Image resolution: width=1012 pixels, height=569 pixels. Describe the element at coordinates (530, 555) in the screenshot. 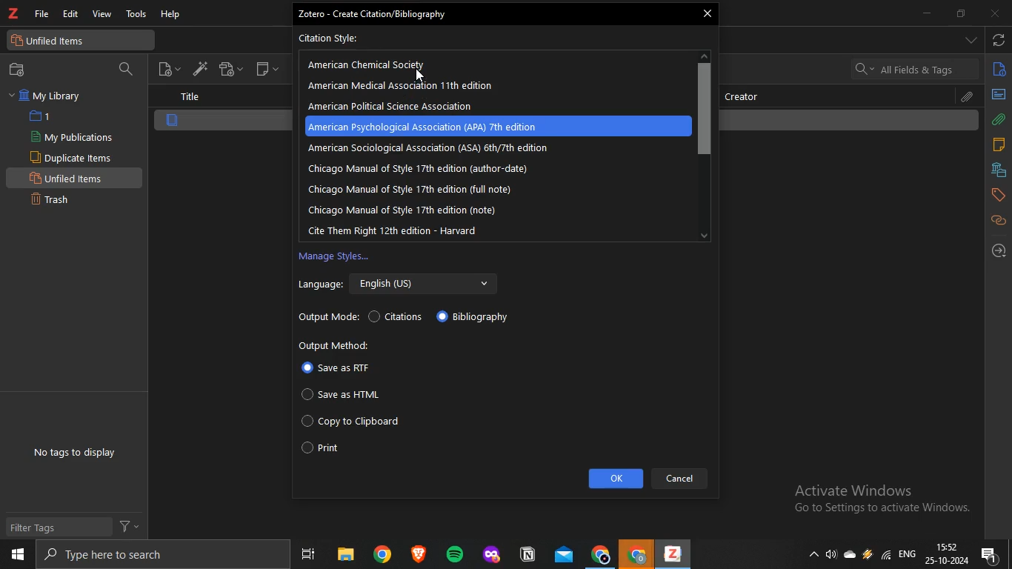

I see `application` at that location.